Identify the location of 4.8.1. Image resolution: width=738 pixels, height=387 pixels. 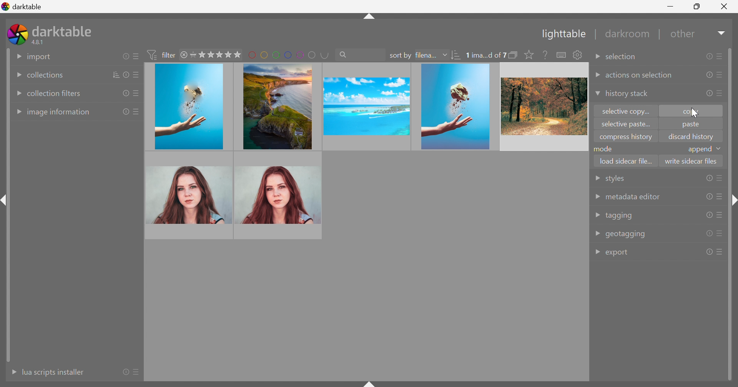
(41, 43).